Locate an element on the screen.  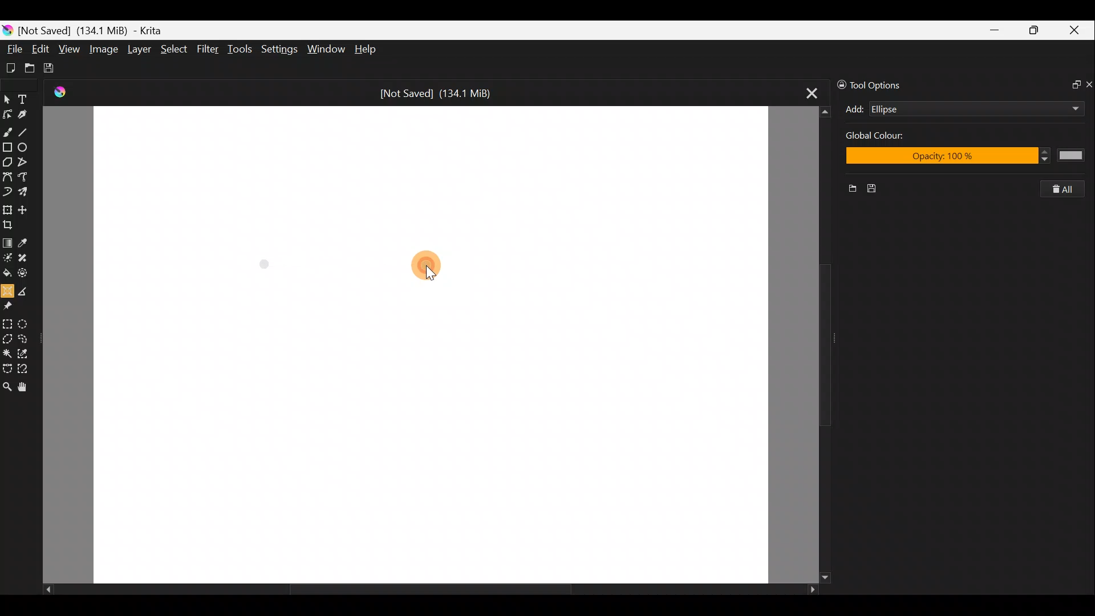
Ellipse is located at coordinates (958, 109).